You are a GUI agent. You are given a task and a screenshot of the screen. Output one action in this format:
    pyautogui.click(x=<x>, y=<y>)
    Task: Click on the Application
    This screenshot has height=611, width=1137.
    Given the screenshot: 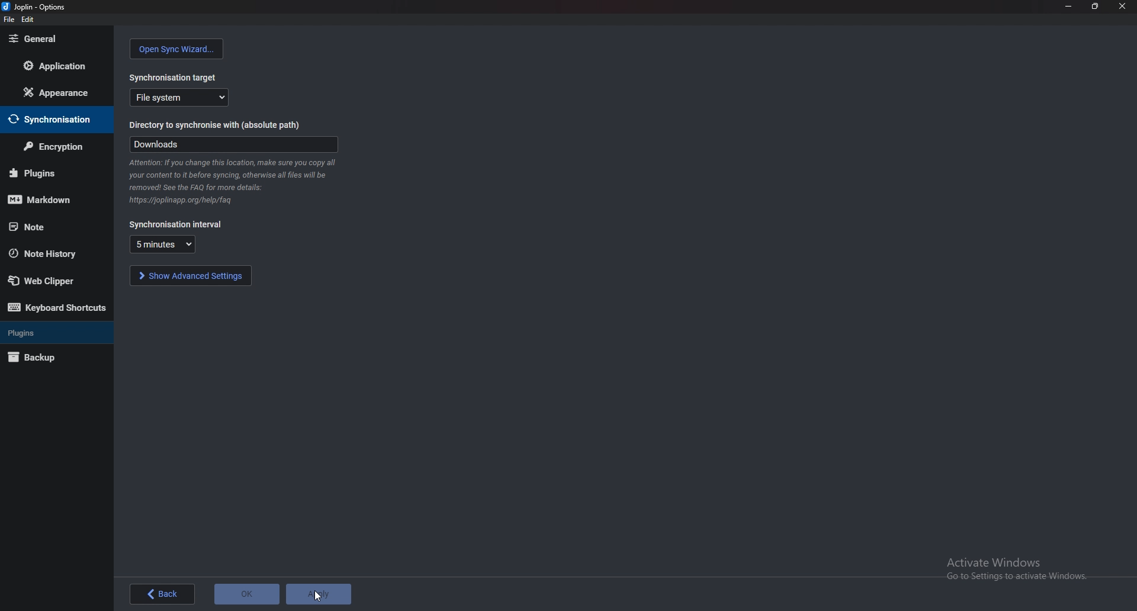 What is the action you would take?
    pyautogui.click(x=56, y=67)
    